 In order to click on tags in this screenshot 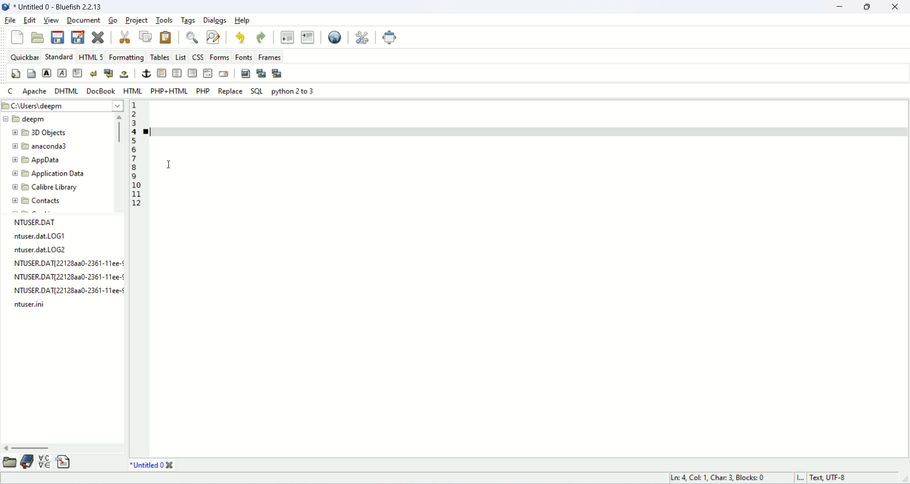, I will do `click(189, 20)`.